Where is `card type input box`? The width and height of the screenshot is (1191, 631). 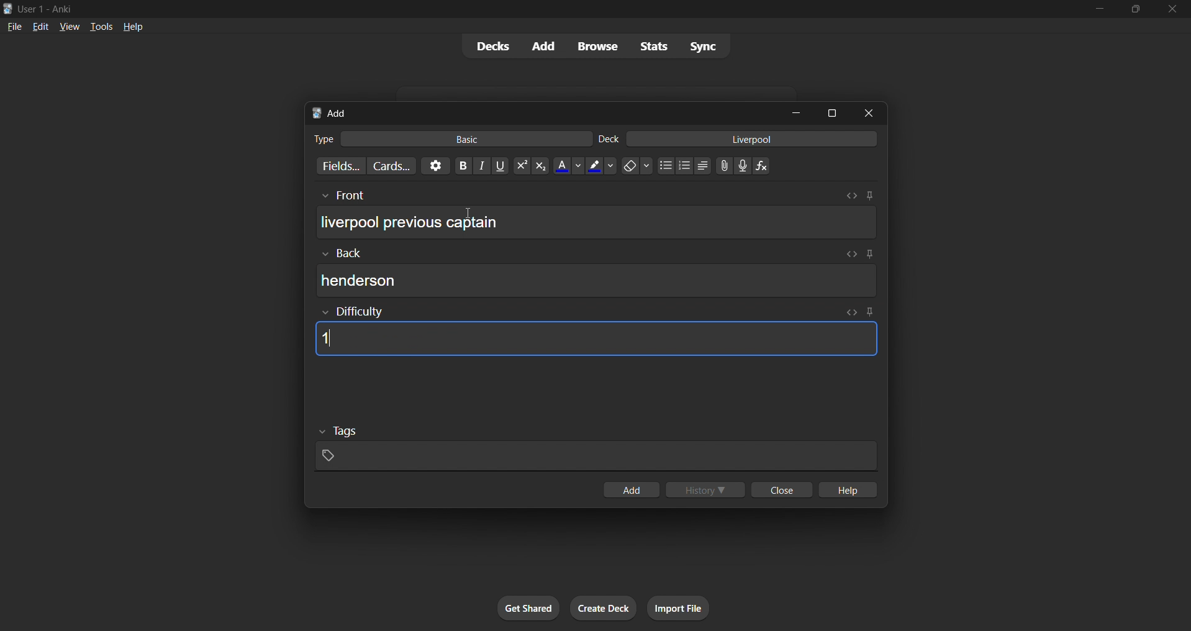 card type input box is located at coordinates (445, 137).